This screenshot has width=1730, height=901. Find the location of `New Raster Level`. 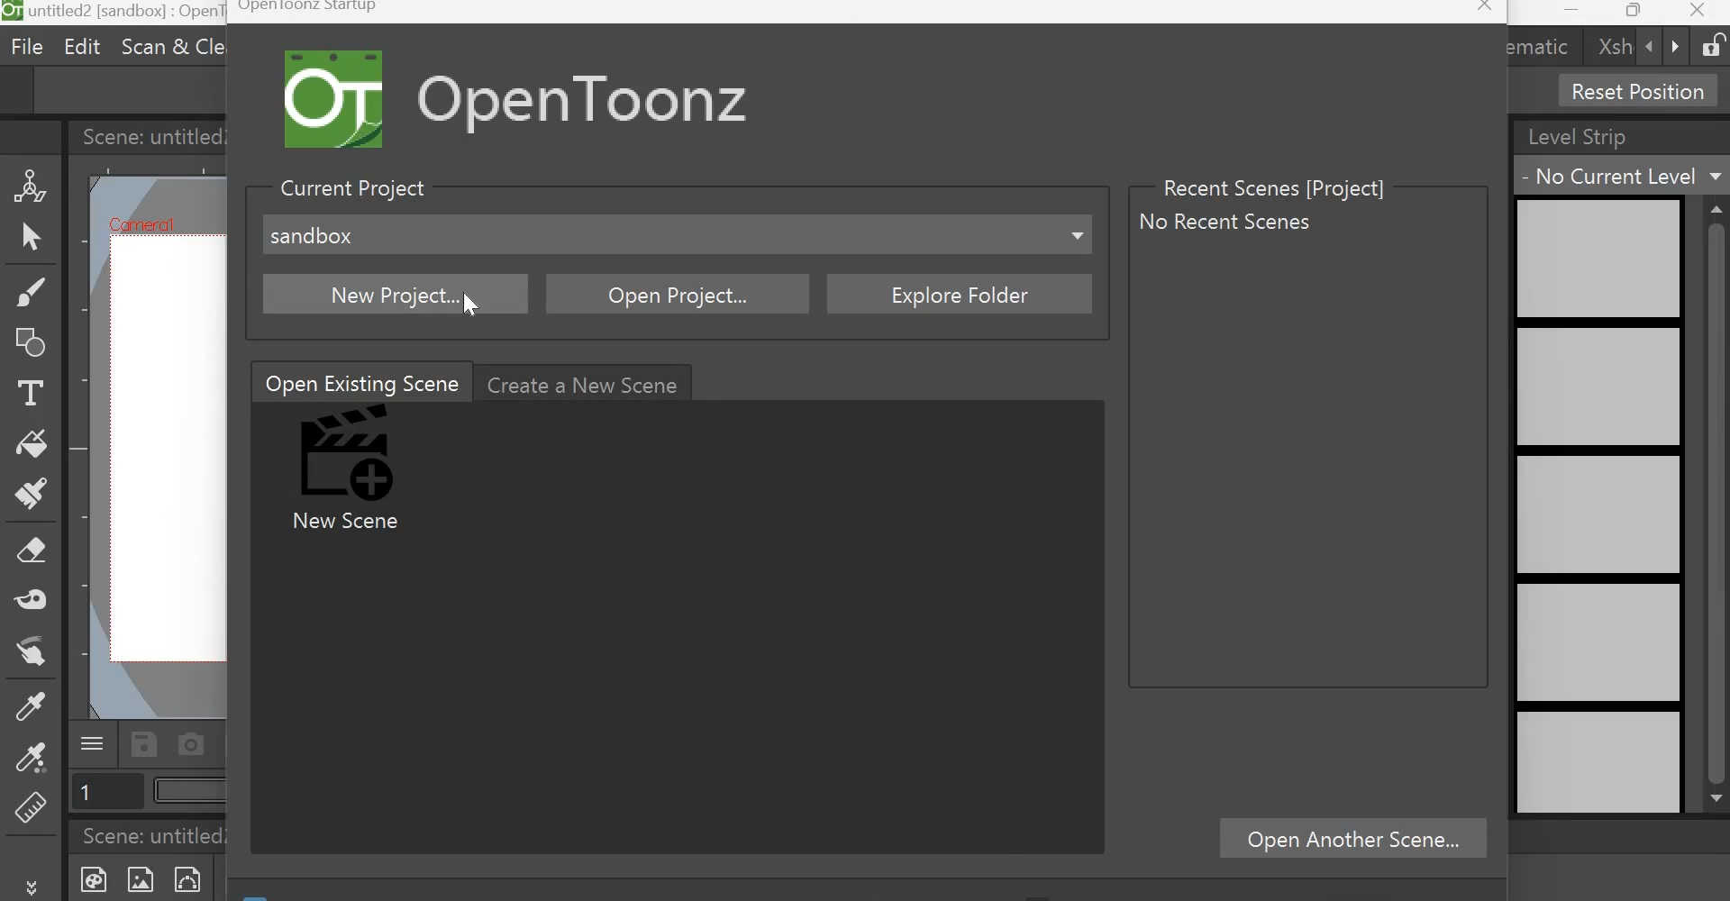

New Raster Level is located at coordinates (147, 879).